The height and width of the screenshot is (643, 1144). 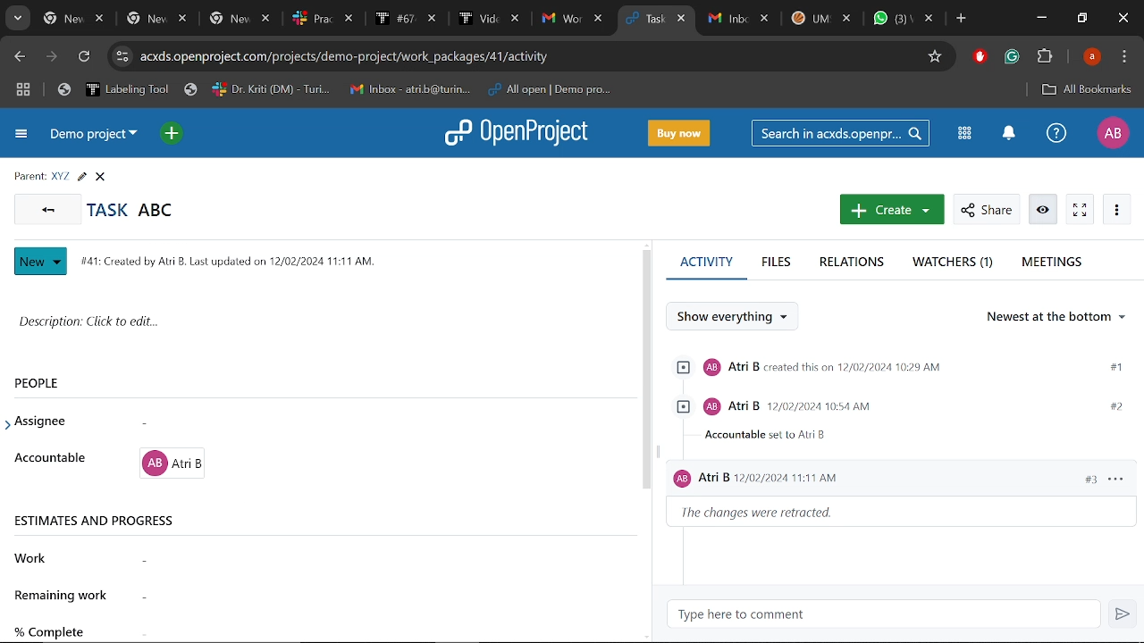 I want to click on Adblock, so click(x=979, y=58).